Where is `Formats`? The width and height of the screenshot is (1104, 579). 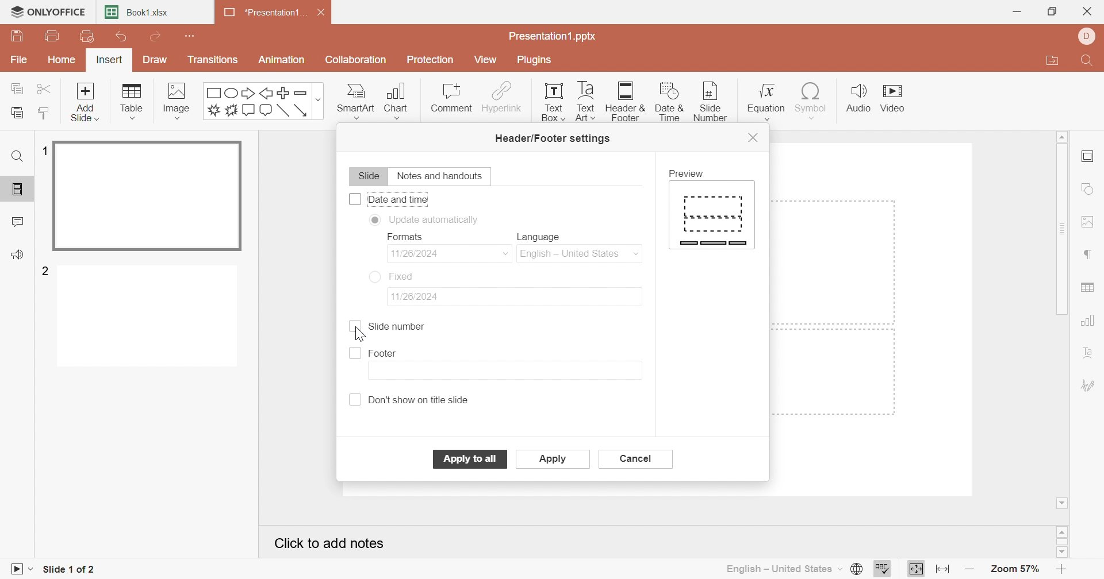 Formats is located at coordinates (404, 237).